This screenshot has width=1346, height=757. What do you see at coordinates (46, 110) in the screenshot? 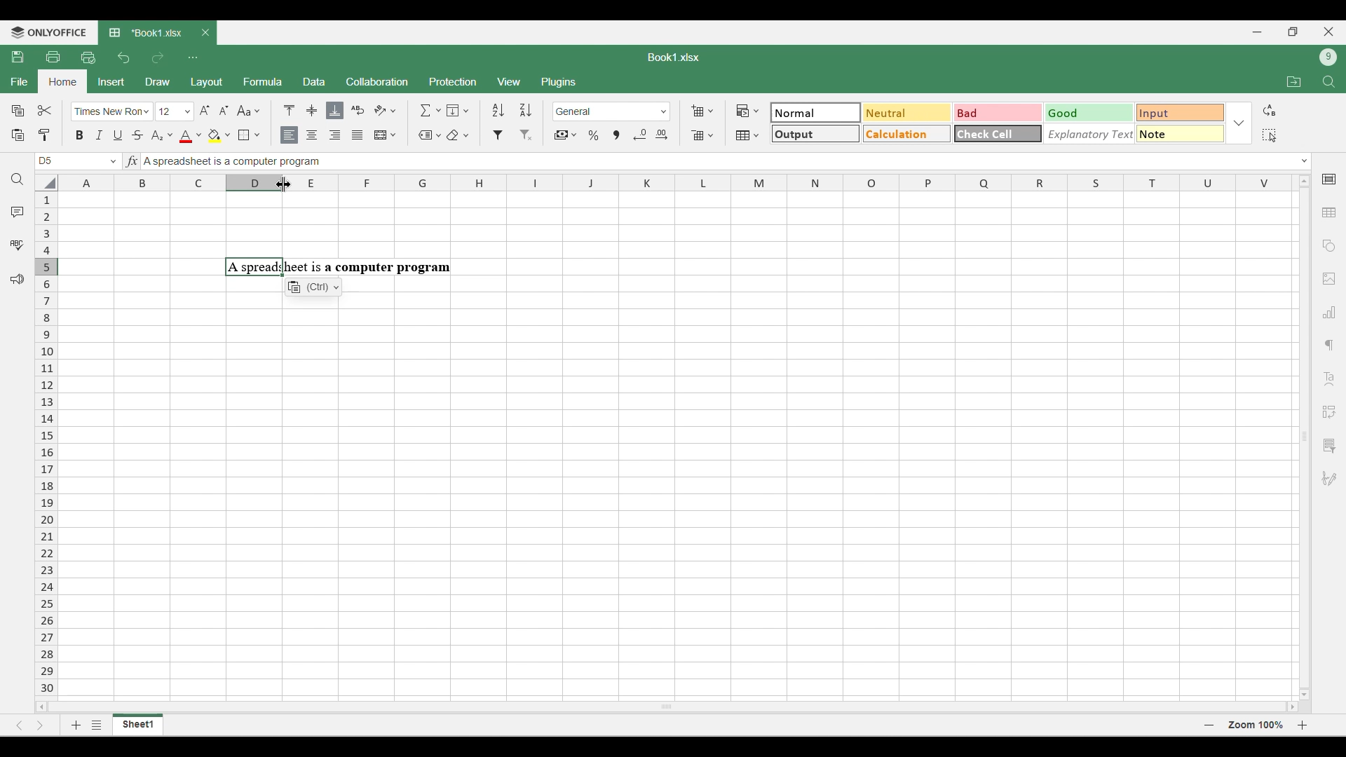
I see `Cut` at bounding box center [46, 110].